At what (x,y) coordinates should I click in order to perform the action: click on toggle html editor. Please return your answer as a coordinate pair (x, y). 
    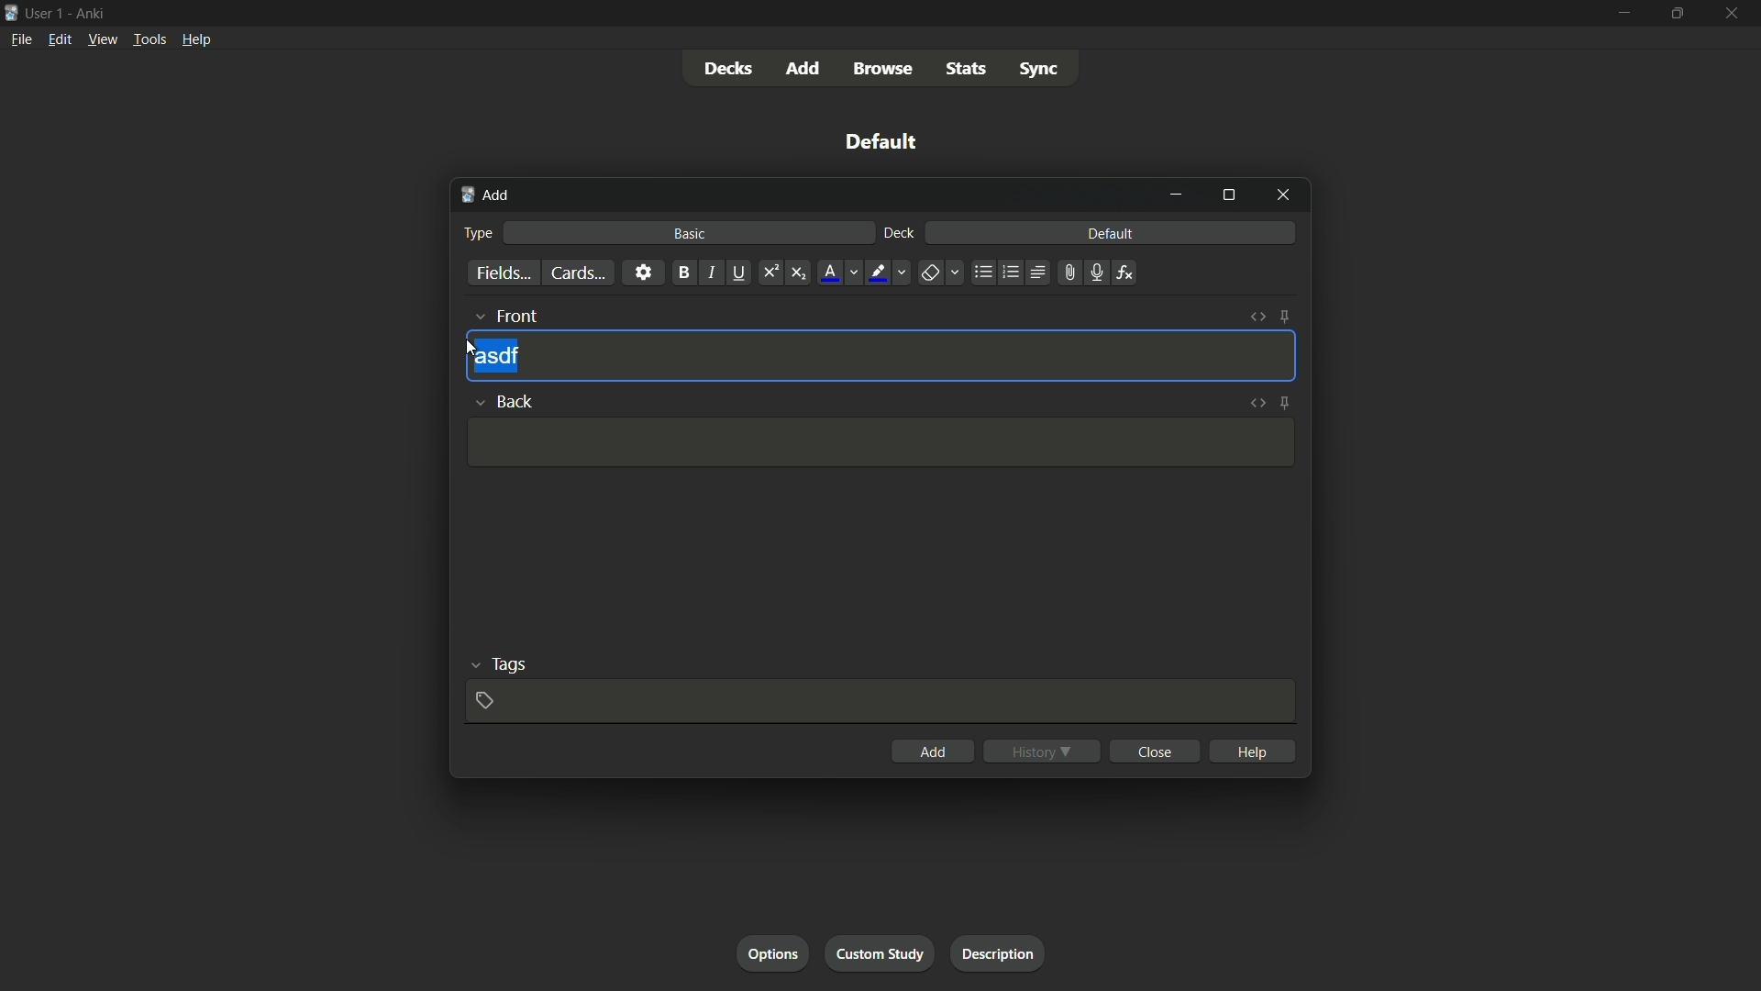
    Looking at the image, I should click on (1258, 317).